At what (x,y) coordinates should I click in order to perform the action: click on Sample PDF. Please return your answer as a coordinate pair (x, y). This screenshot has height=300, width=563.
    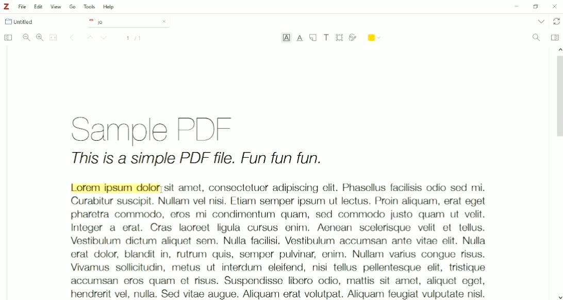
    Looking at the image, I should click on (164, 128).